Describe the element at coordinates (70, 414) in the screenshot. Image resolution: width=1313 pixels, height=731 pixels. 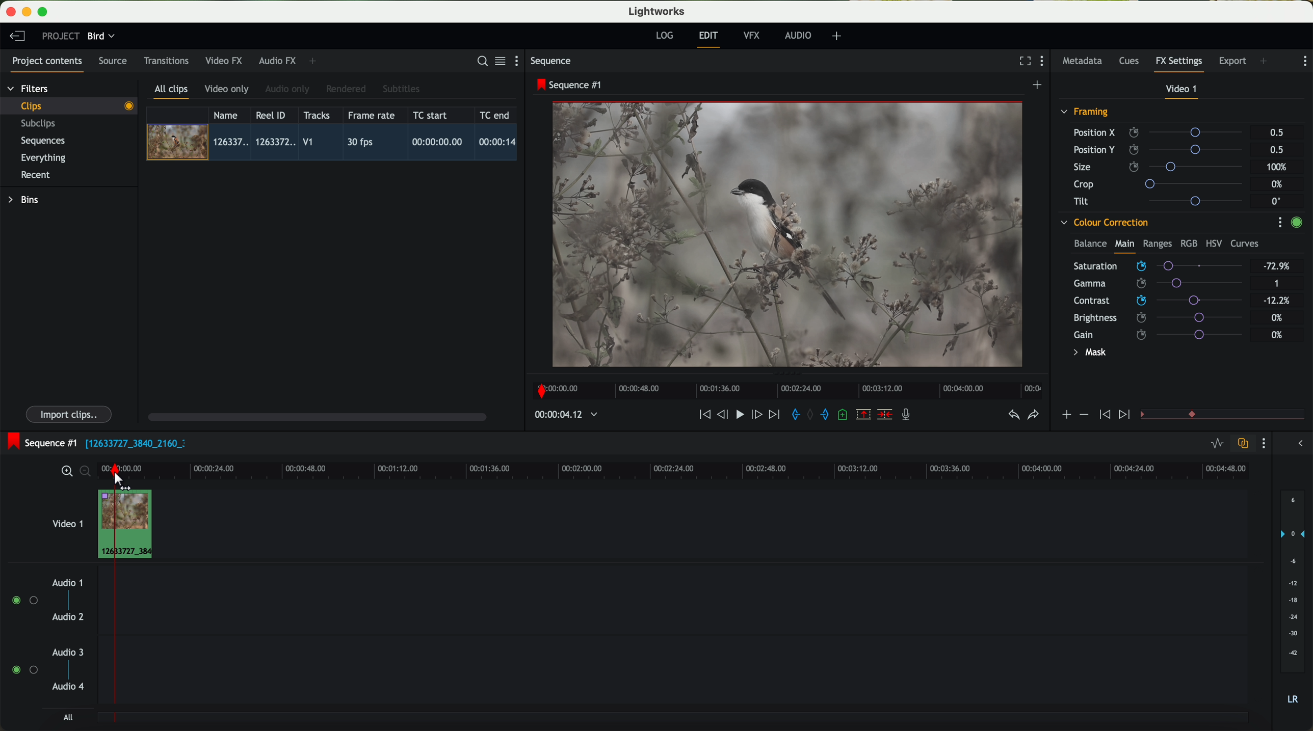
I see `import clips` at that location.